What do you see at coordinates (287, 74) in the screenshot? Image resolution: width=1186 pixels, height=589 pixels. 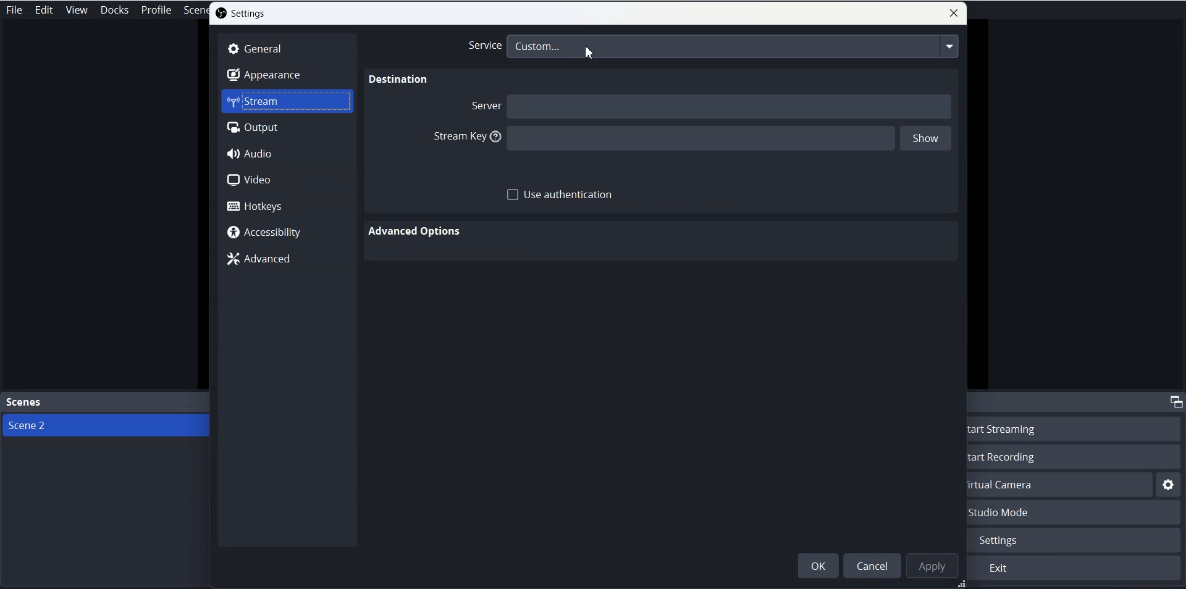 I see `Appearance` at bounding box center [287, 74].